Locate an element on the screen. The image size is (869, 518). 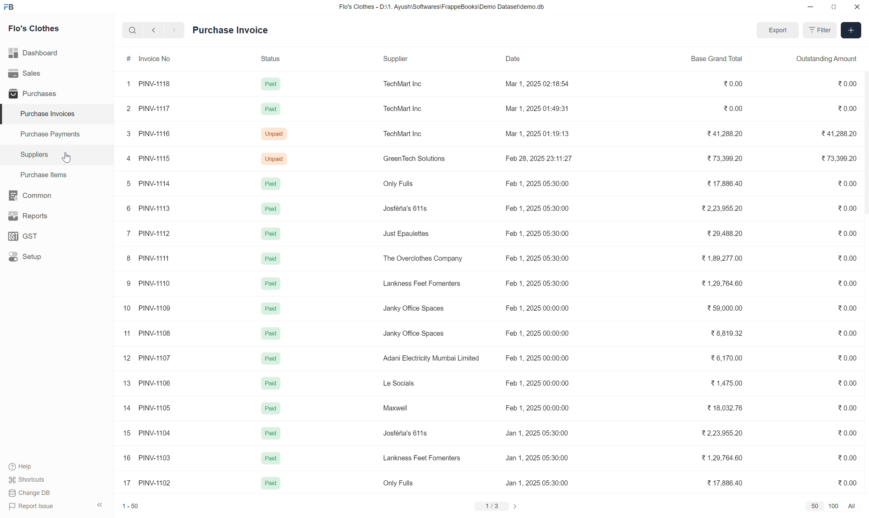
14 PINV-1105 is located at coordinates (148, 407).